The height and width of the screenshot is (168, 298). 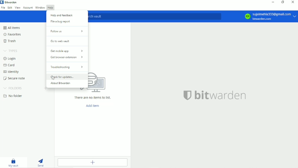 What do you see at coordinates (157, 16) in the screenshot?
I see `Search vault` at bounding box center [157, 16].